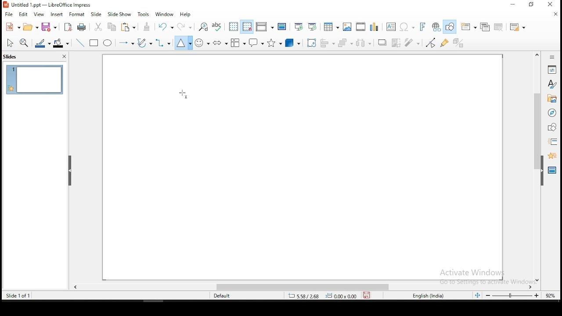 The image size is (562, 316). What do you see at coordinates (94, 43) in the screenshot?
I see `rectangle` at bounding box center [94, 43].